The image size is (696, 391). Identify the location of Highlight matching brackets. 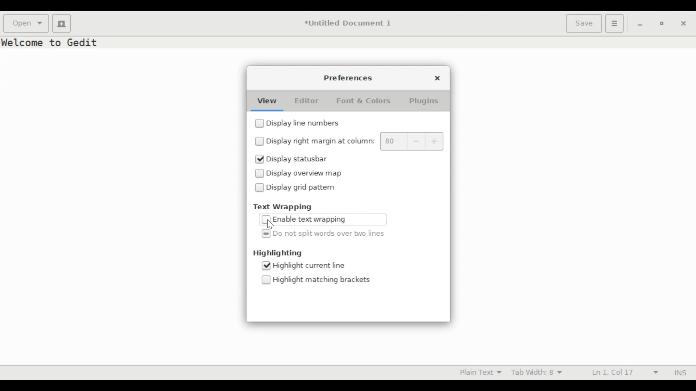
(322, 280).